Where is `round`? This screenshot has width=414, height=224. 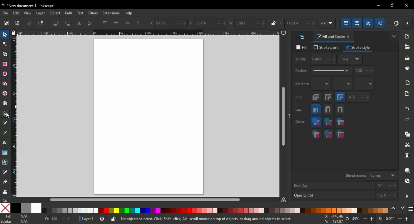 round is located at coordinates (328, 97).